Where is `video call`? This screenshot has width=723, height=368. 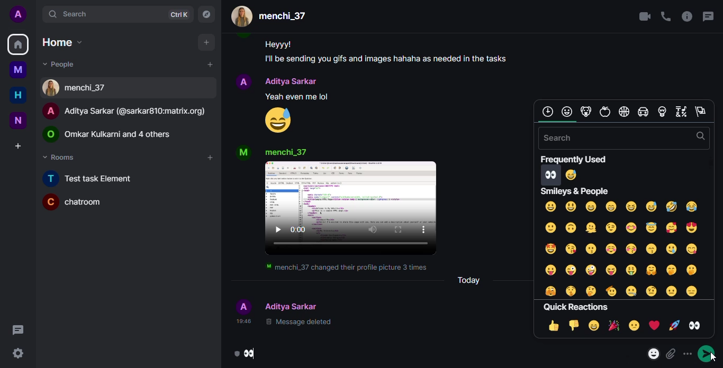 video call is located at coordinates (640, 16).